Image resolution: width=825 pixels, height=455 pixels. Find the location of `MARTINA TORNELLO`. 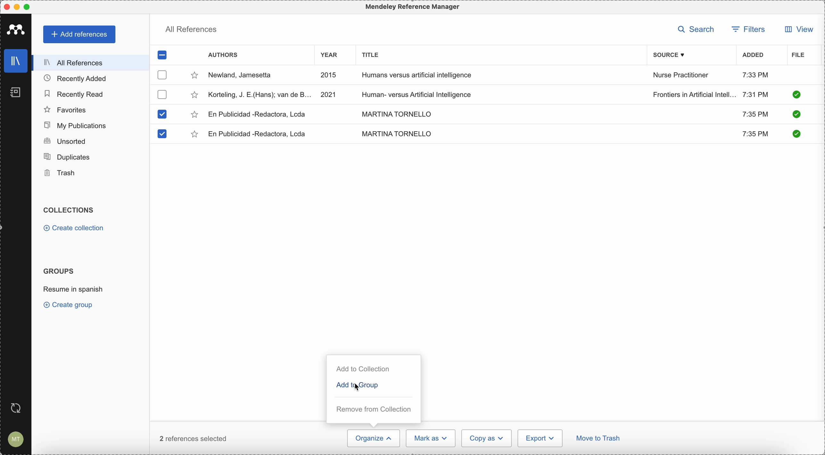

MARTINA TORNELLO is located at coordinates (395, 113).